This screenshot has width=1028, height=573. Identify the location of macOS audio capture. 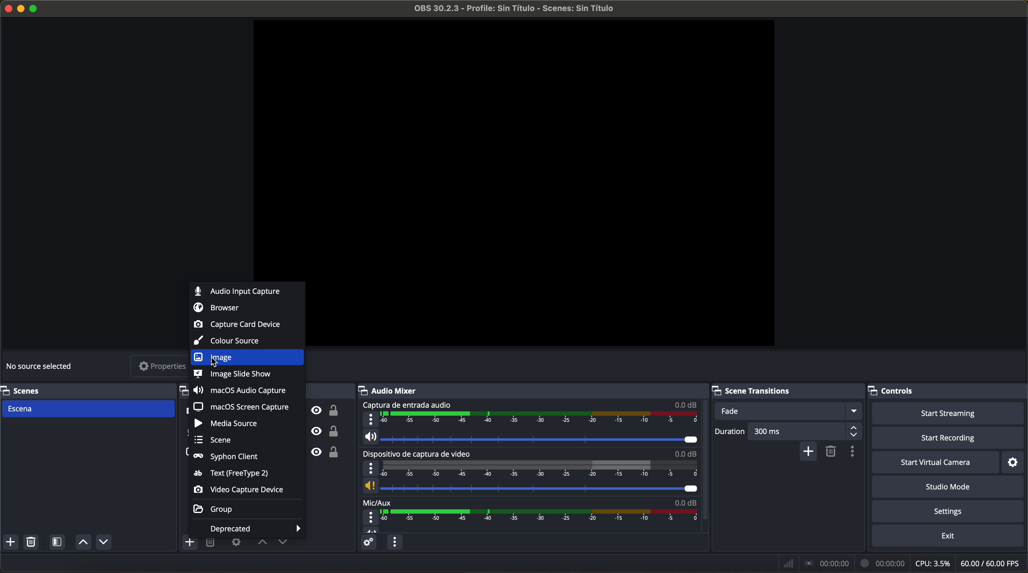
(239, 391).